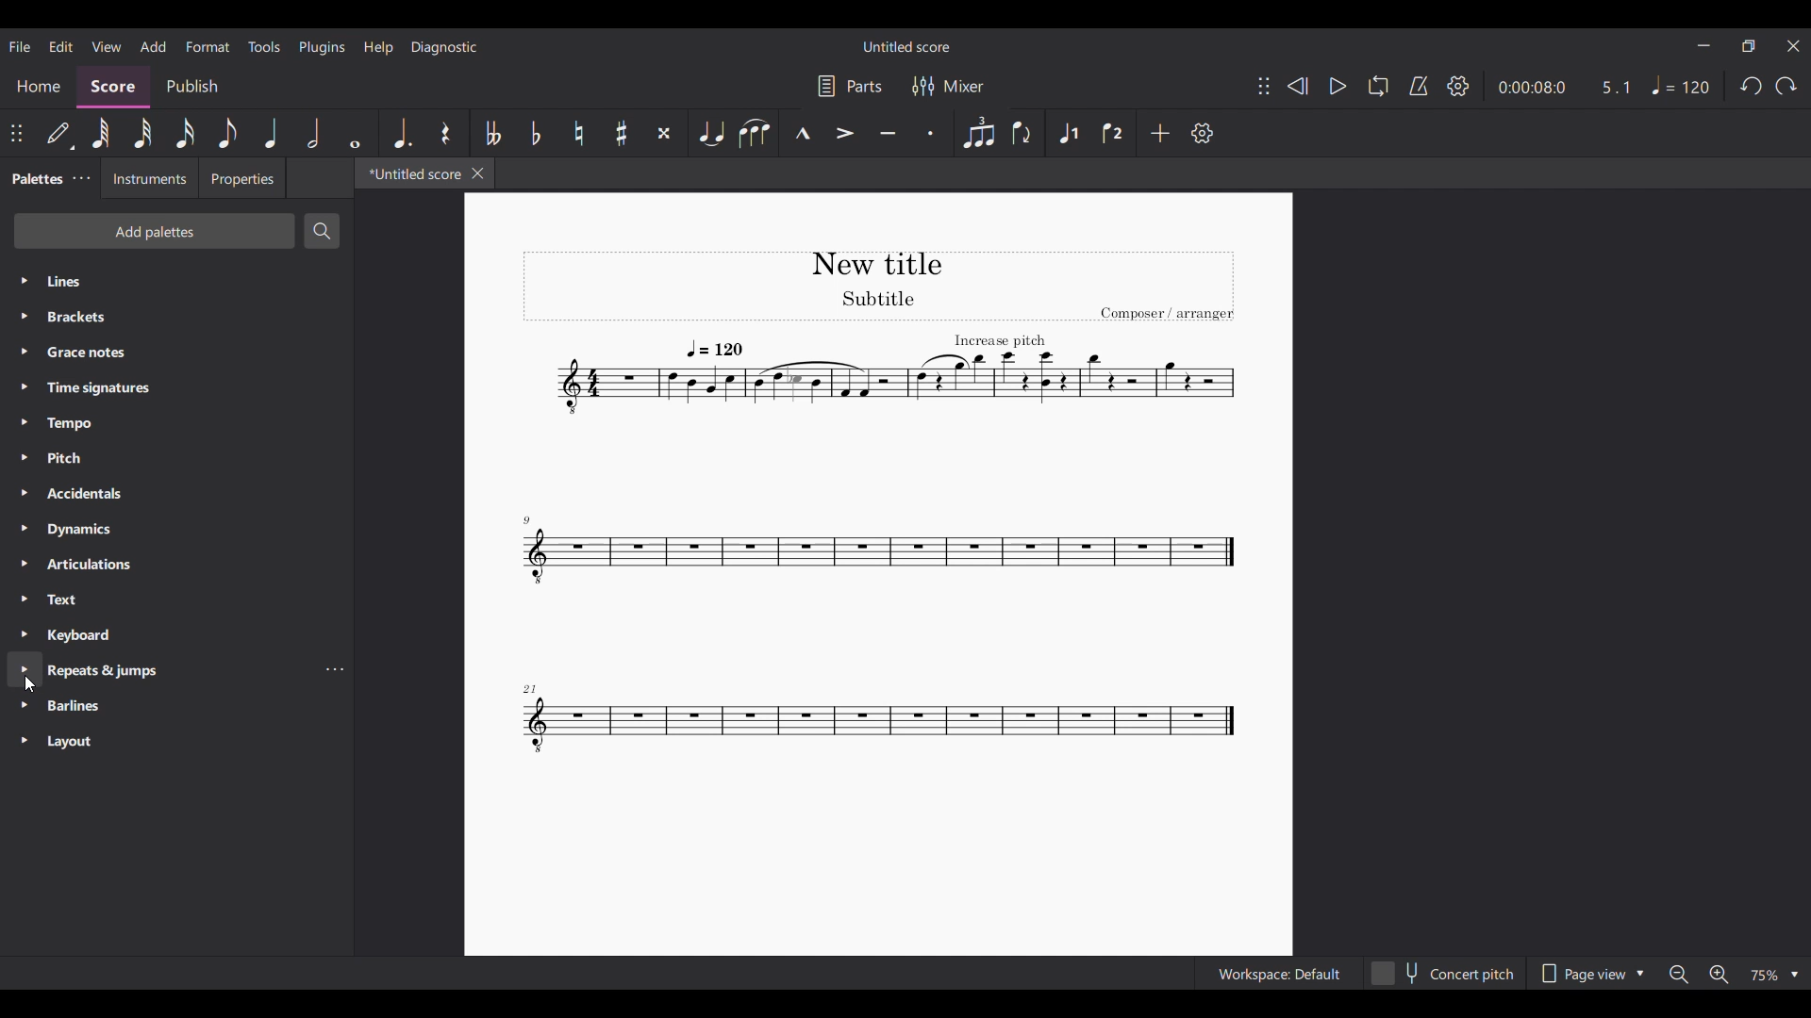  What do you see at coordinates (154, 46) in the screenshot?
I see `Add menu` at bounding box center [154, 46].